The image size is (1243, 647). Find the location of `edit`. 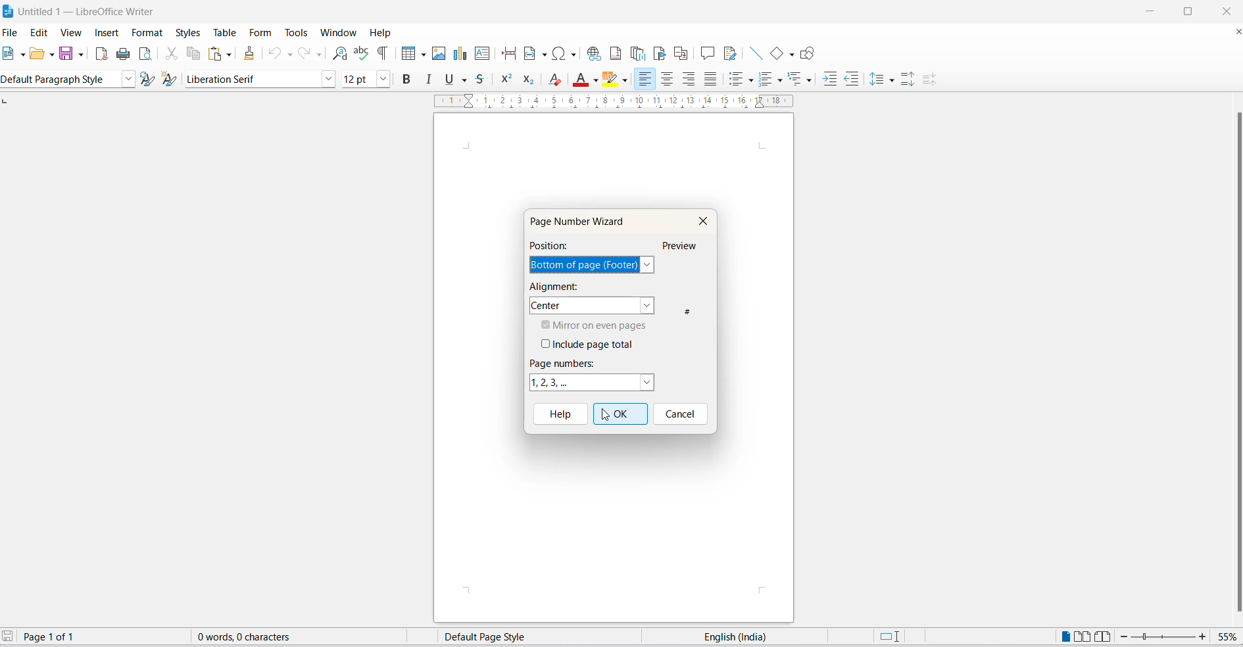

edit is located at coordinates (41, 32).